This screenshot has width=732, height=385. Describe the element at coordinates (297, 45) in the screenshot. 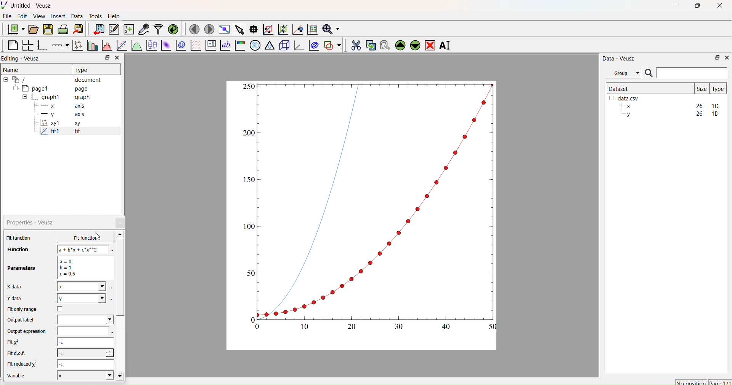

I see `3d Graph` at that location.